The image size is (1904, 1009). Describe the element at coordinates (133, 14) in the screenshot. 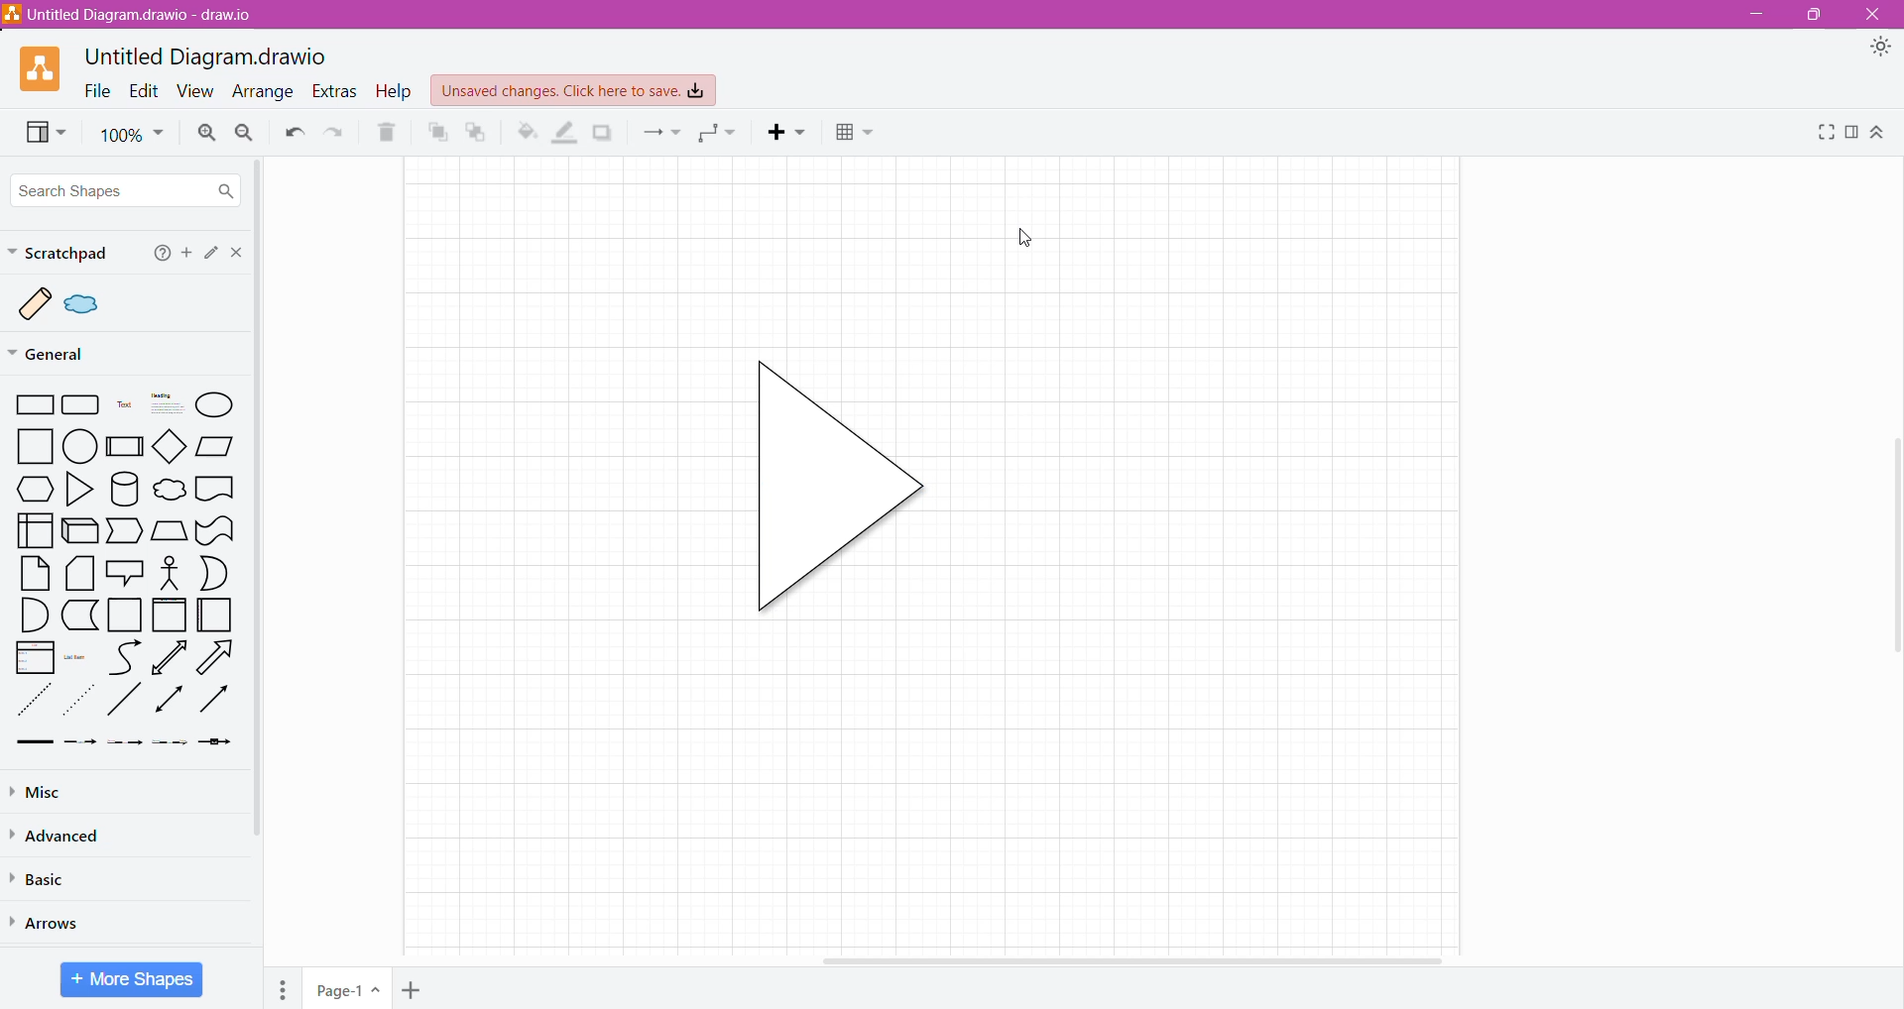

I see `Untitled Diagram.draw.io - draw.io` at that location.